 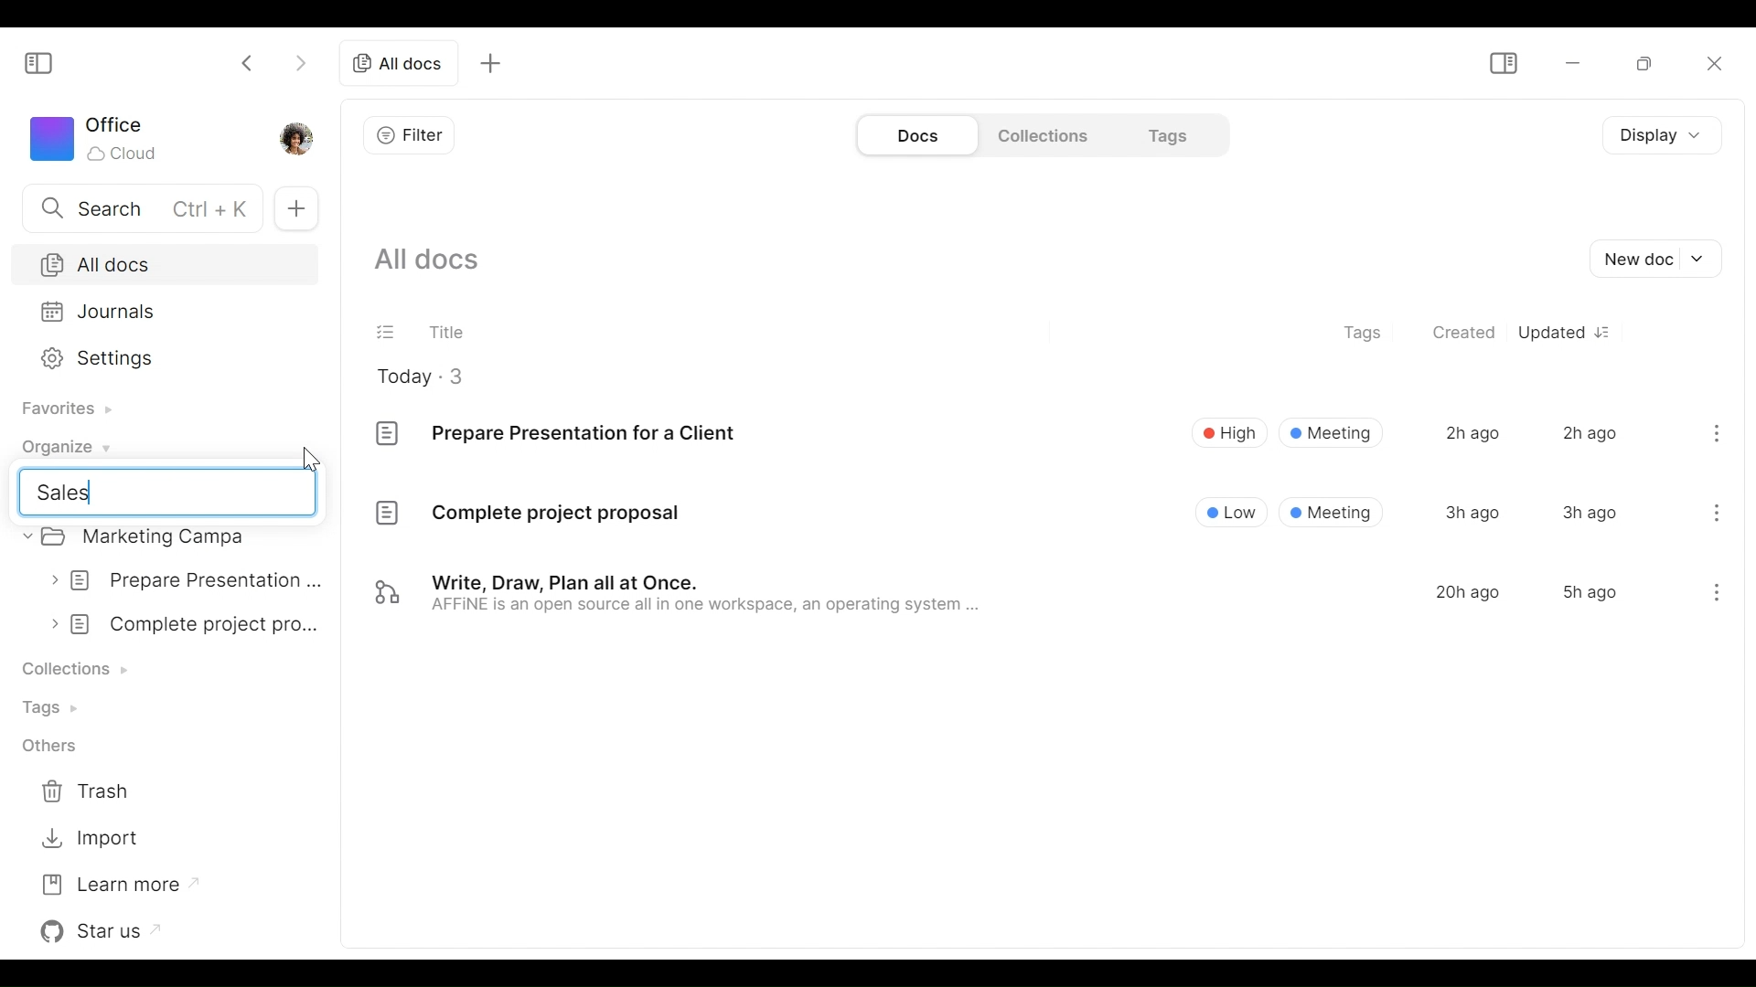 What do you see at coordinates (95, 834) in the screenshot?
I see `Import` at bounding box center [95, 834].